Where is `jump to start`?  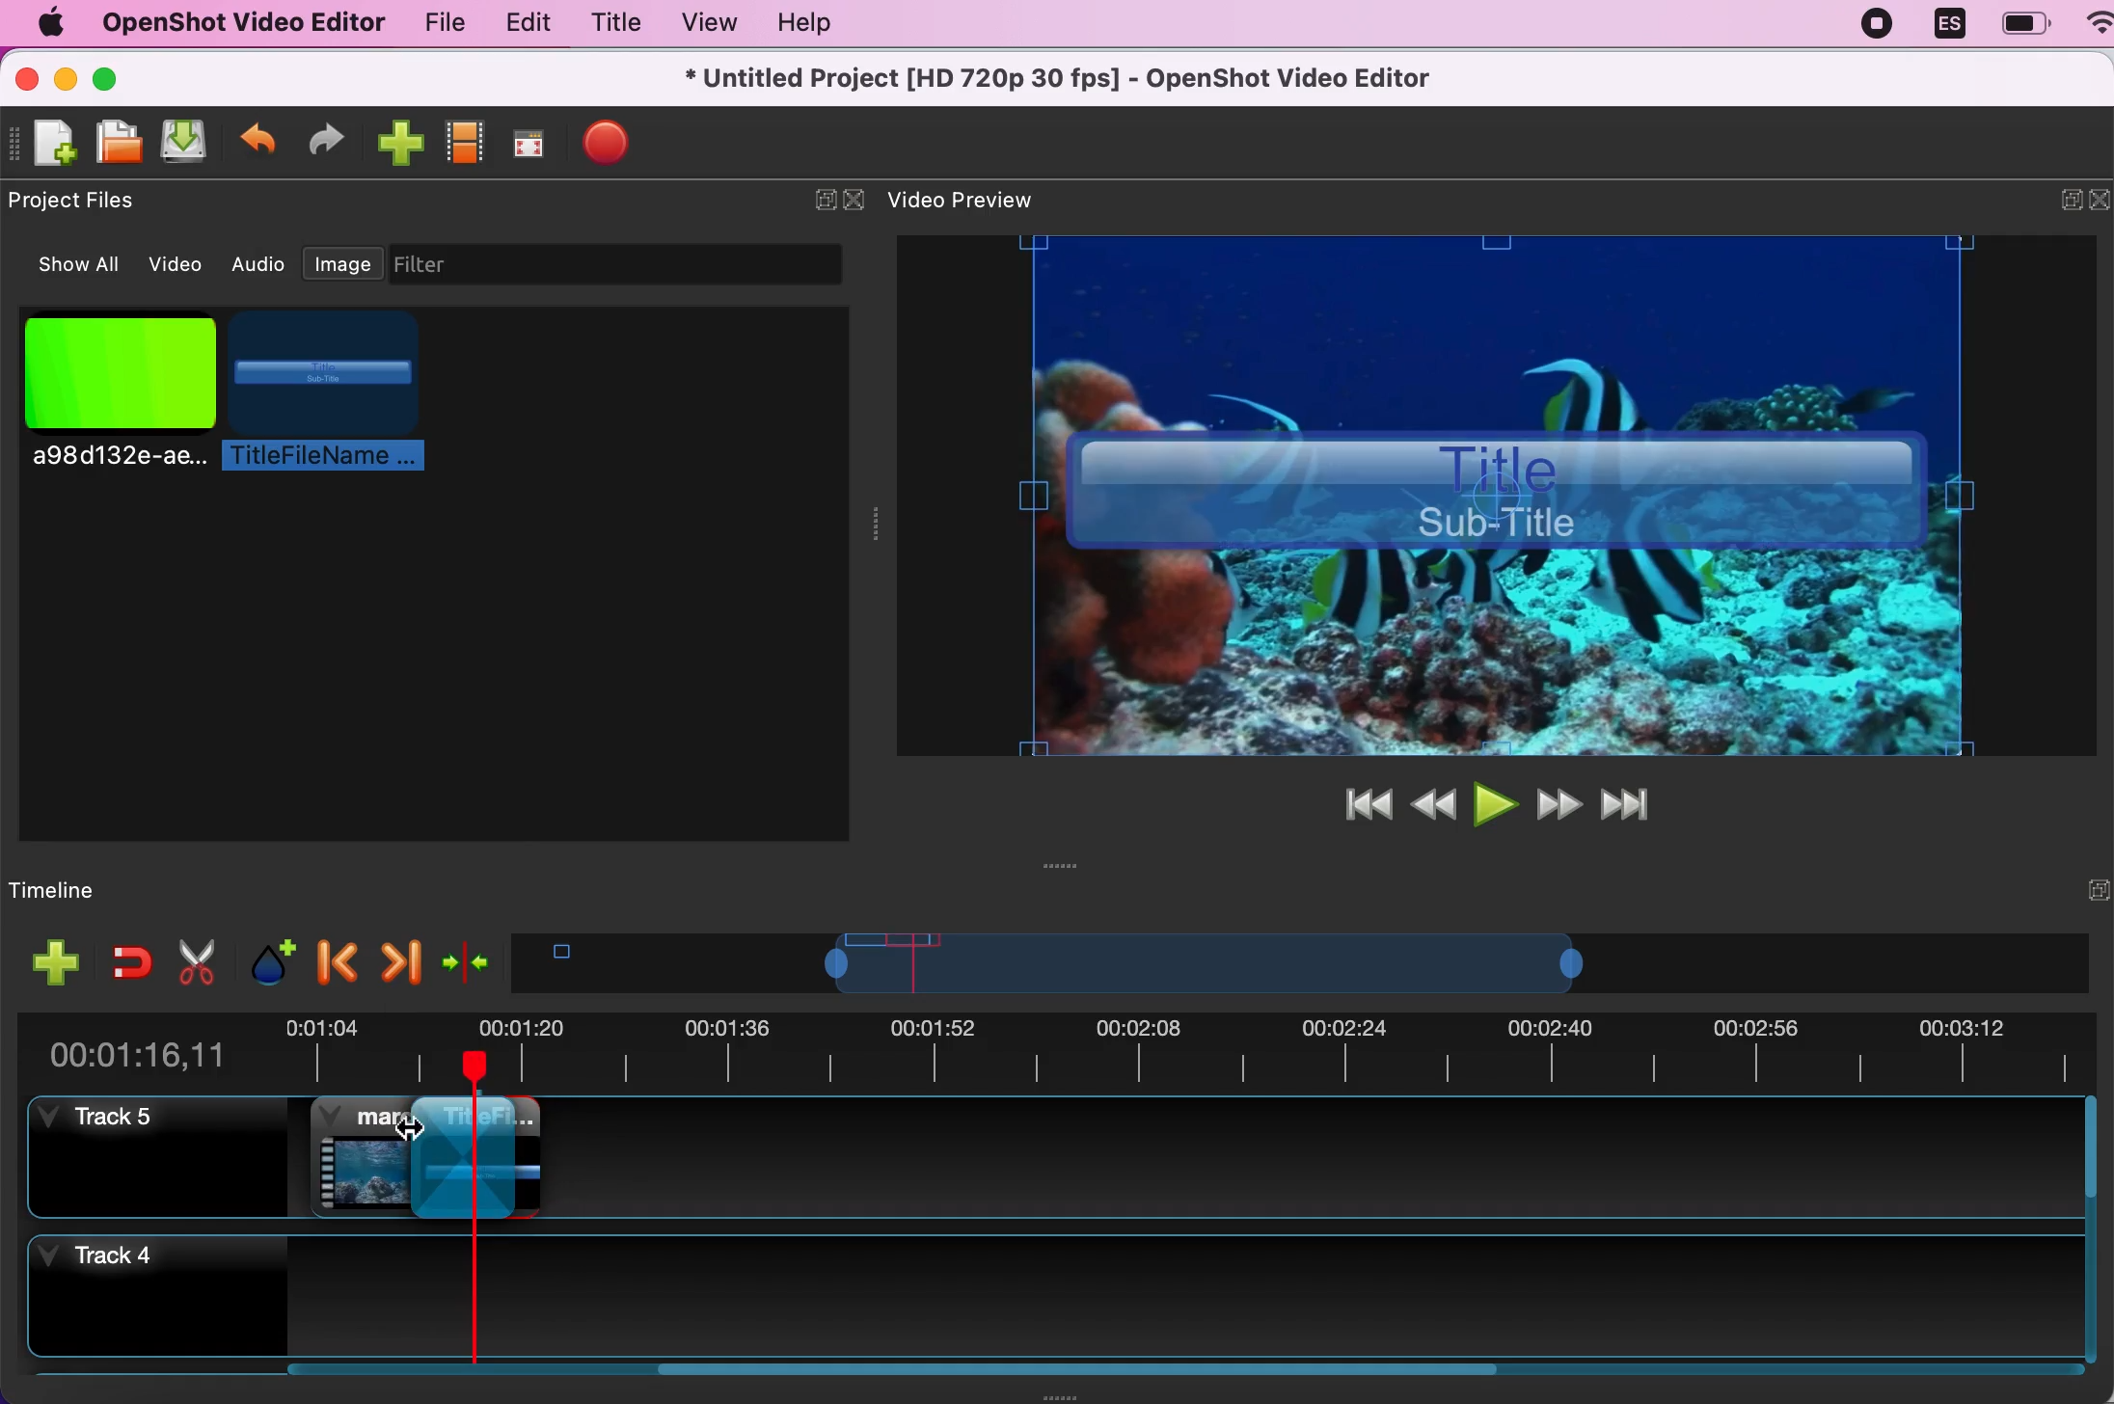
jump to start is located at coordinates (1362, 804).